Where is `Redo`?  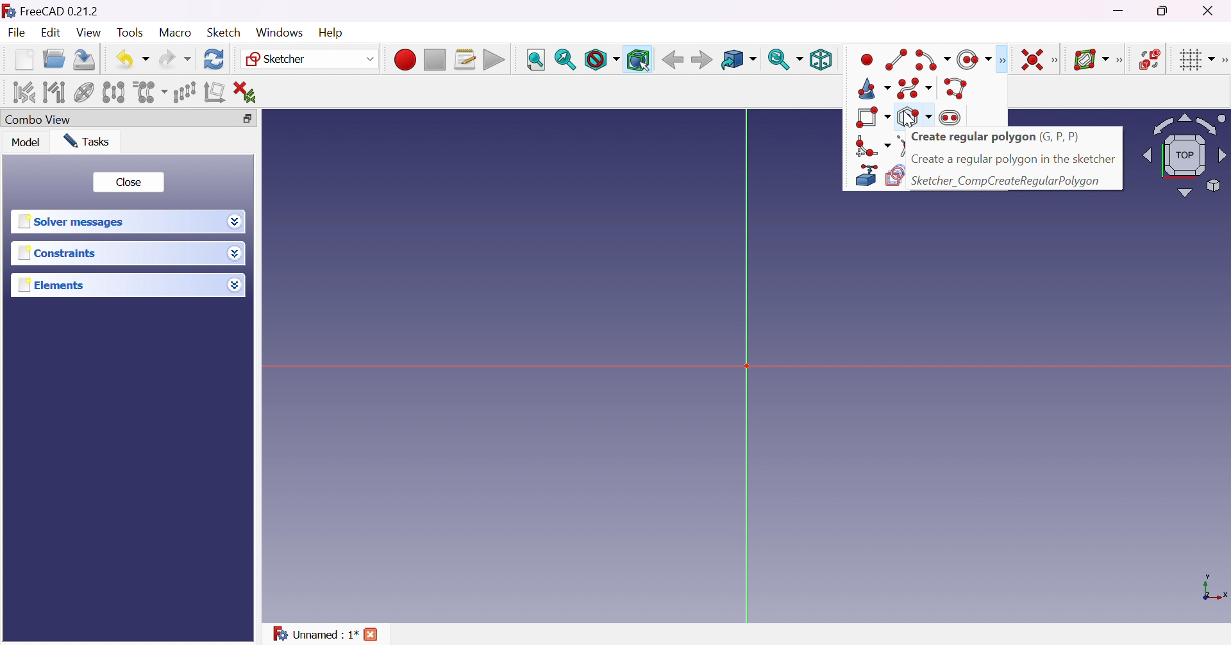 Redo is located at coordinates (175, 59).